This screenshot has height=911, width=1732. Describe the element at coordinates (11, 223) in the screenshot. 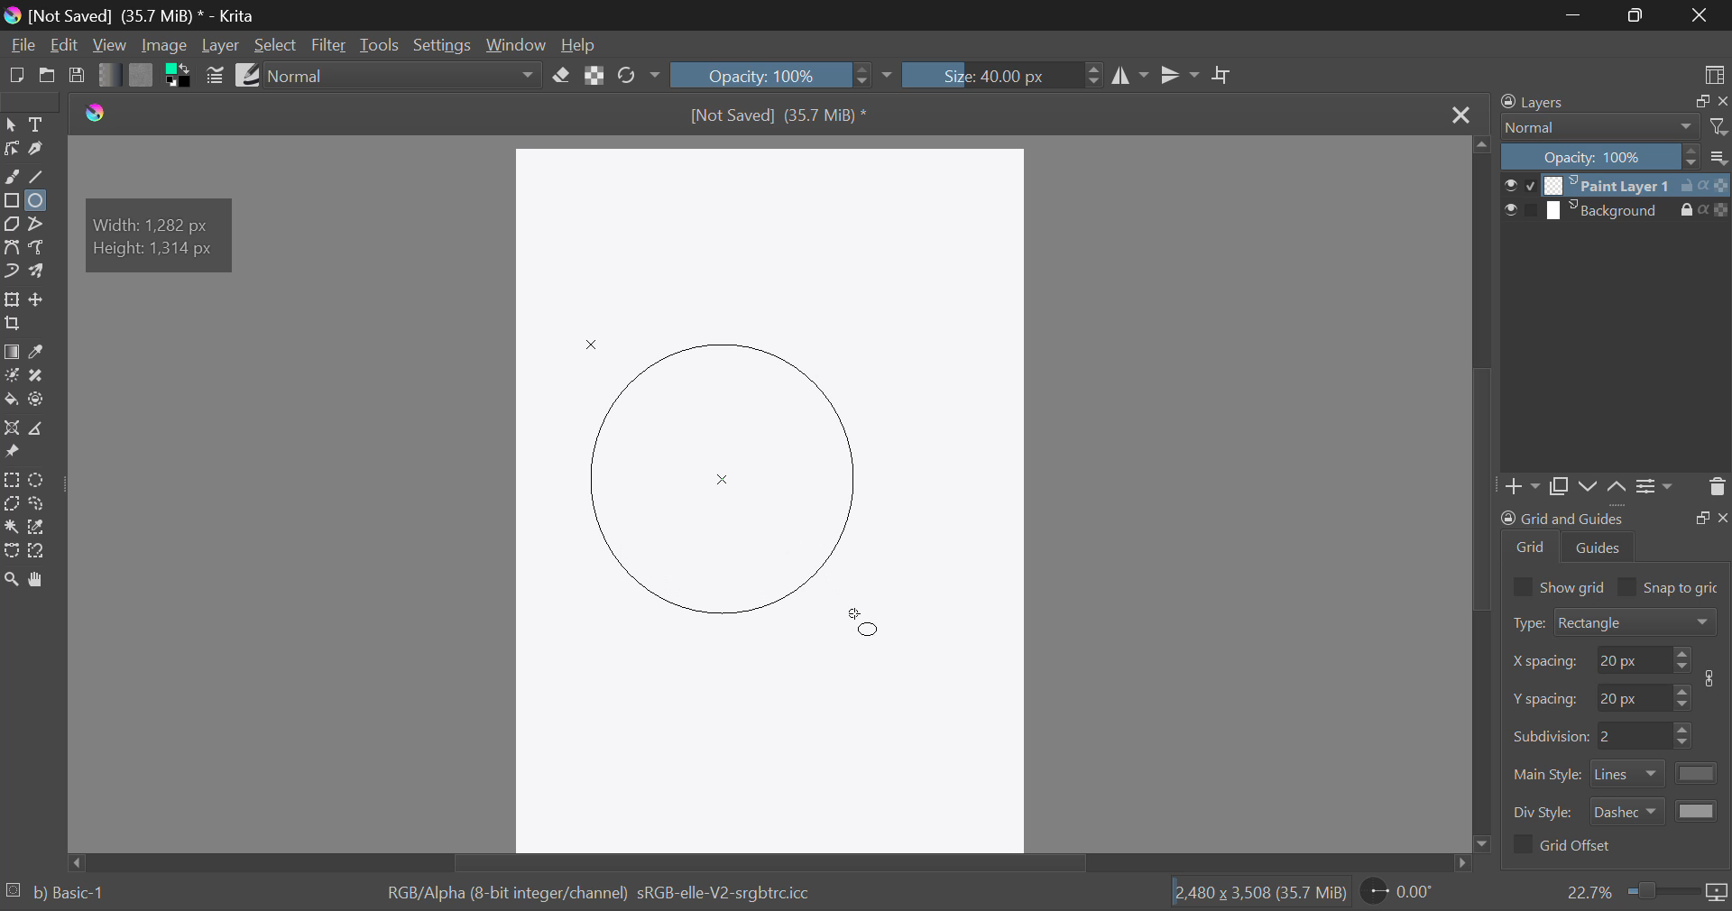

I see `Polygon` at that location.